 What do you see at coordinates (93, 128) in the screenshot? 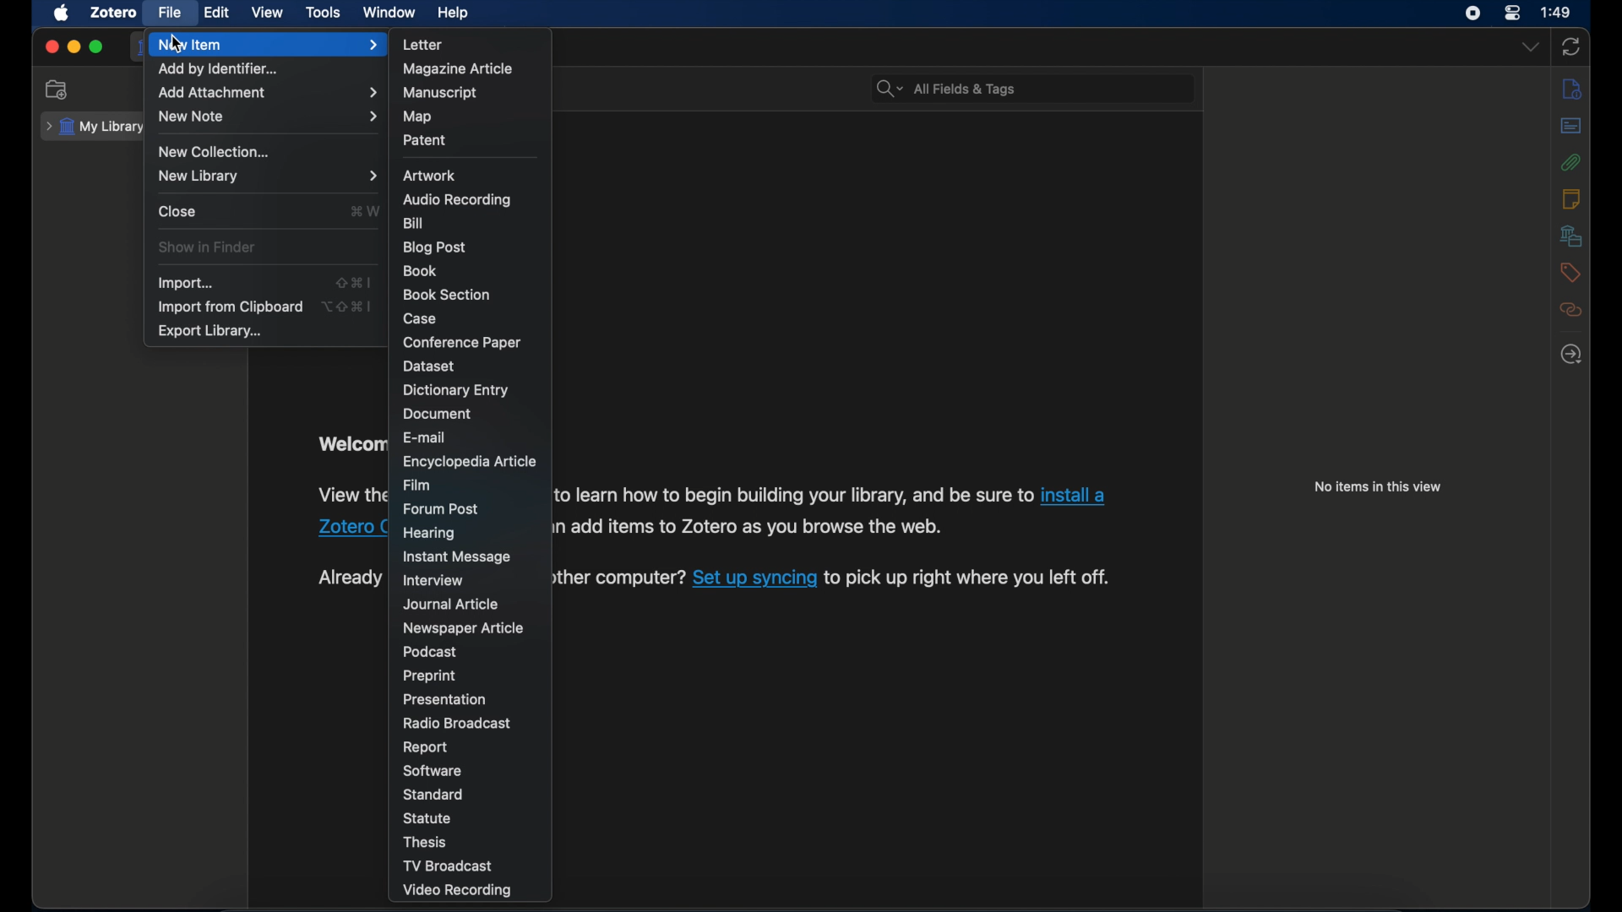
I see `my library` at bounding box center [93, 128].